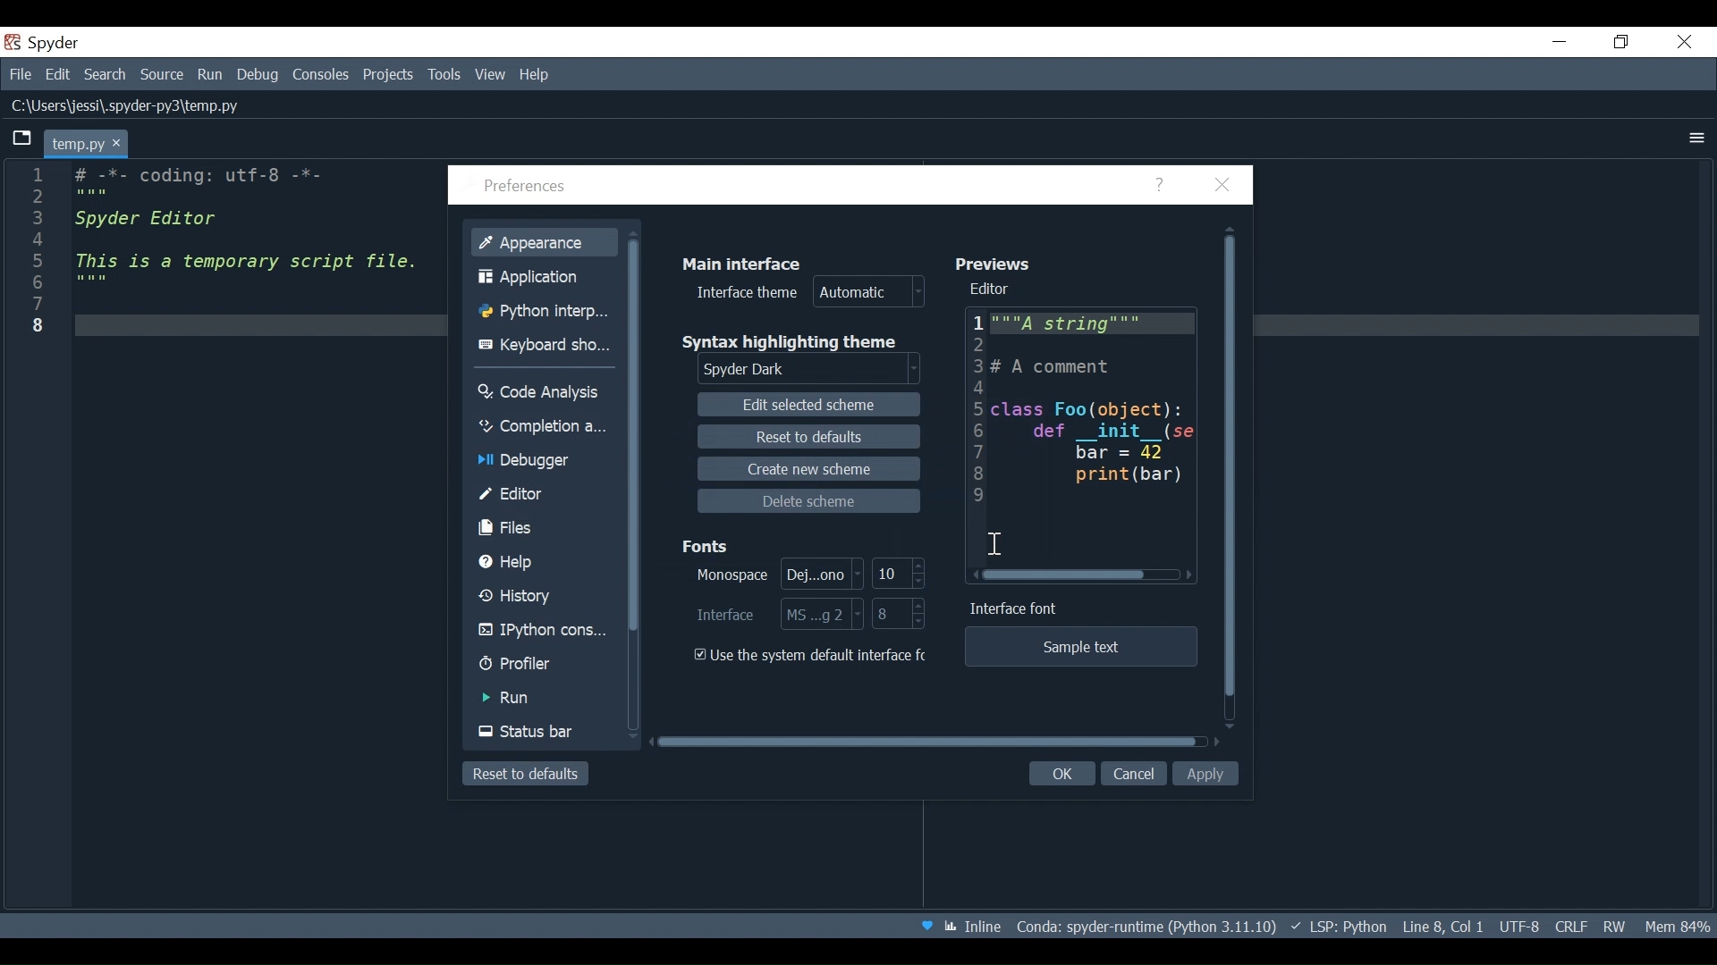 The image size is (1717, 965). Describe the element at coordinates (994, 289) in the screenshot. I see `Editor` at that location.